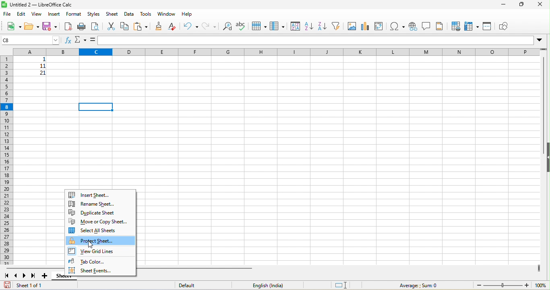 The height and width of the screenshot is (290, 550). I want to click on column, so click(277, 26).